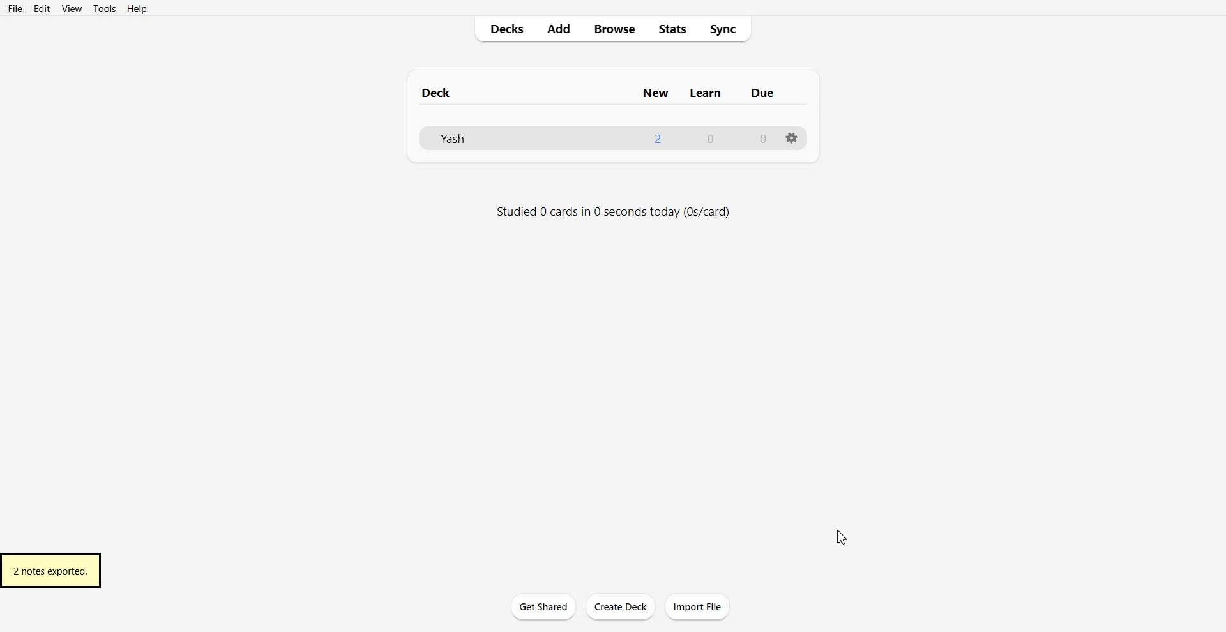  I want to click on deck, so click(448, 91).